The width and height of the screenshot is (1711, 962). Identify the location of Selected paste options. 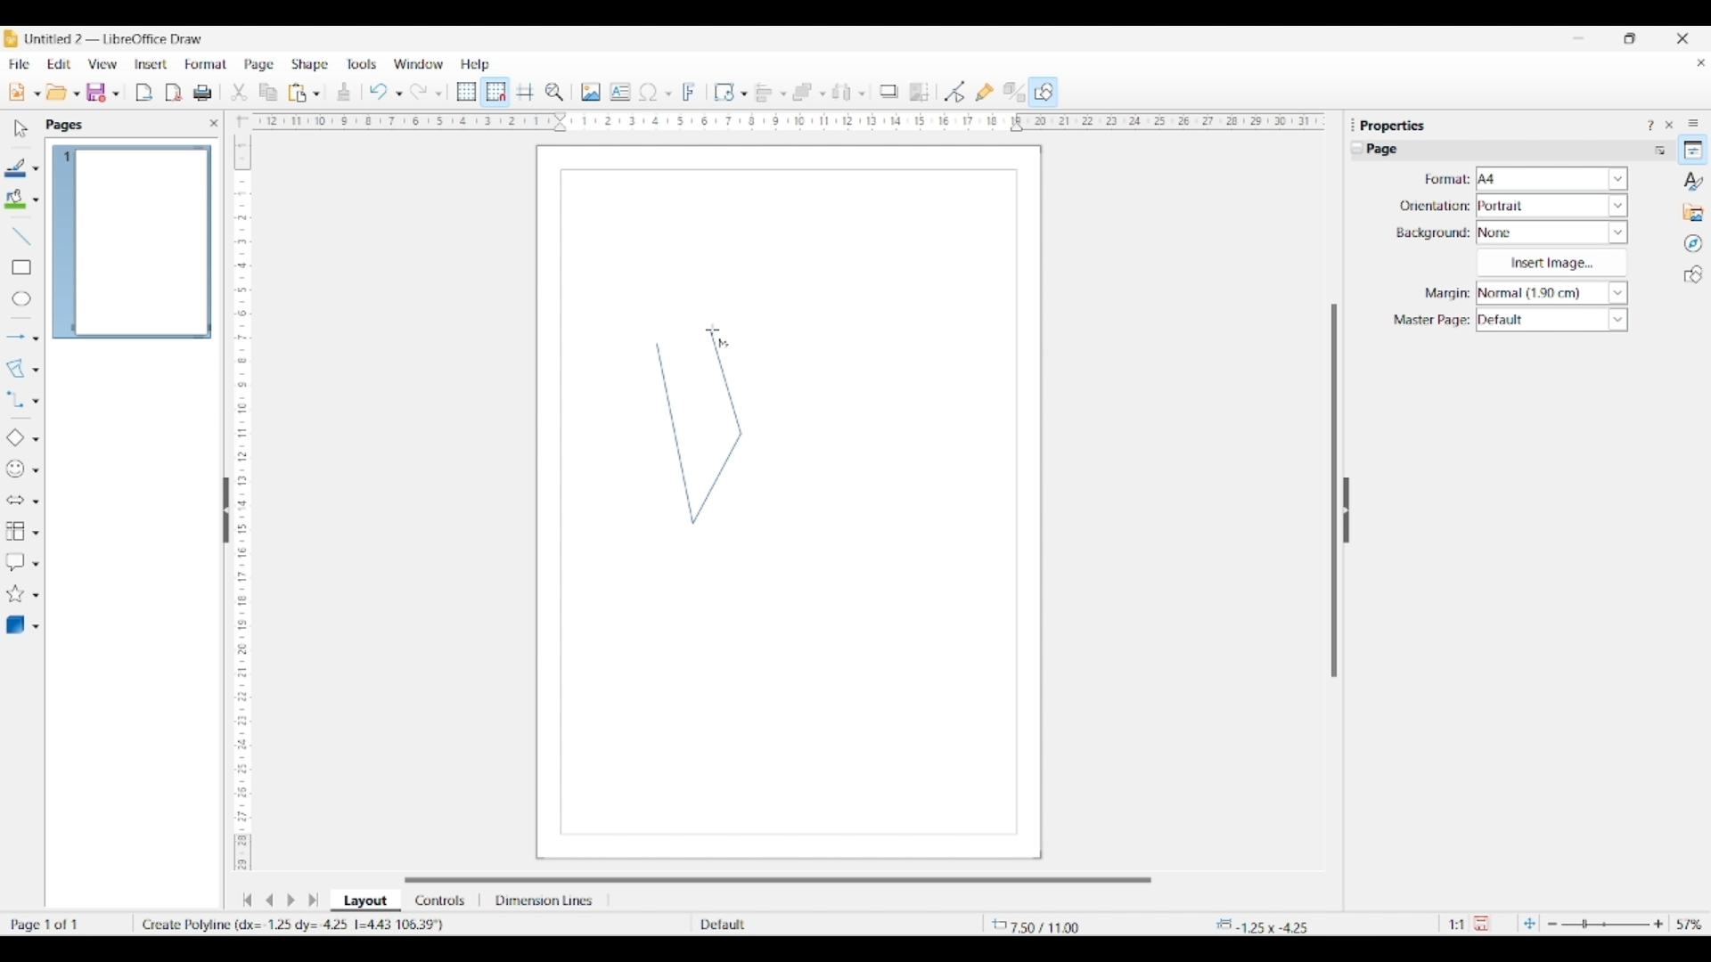
(298, 93).